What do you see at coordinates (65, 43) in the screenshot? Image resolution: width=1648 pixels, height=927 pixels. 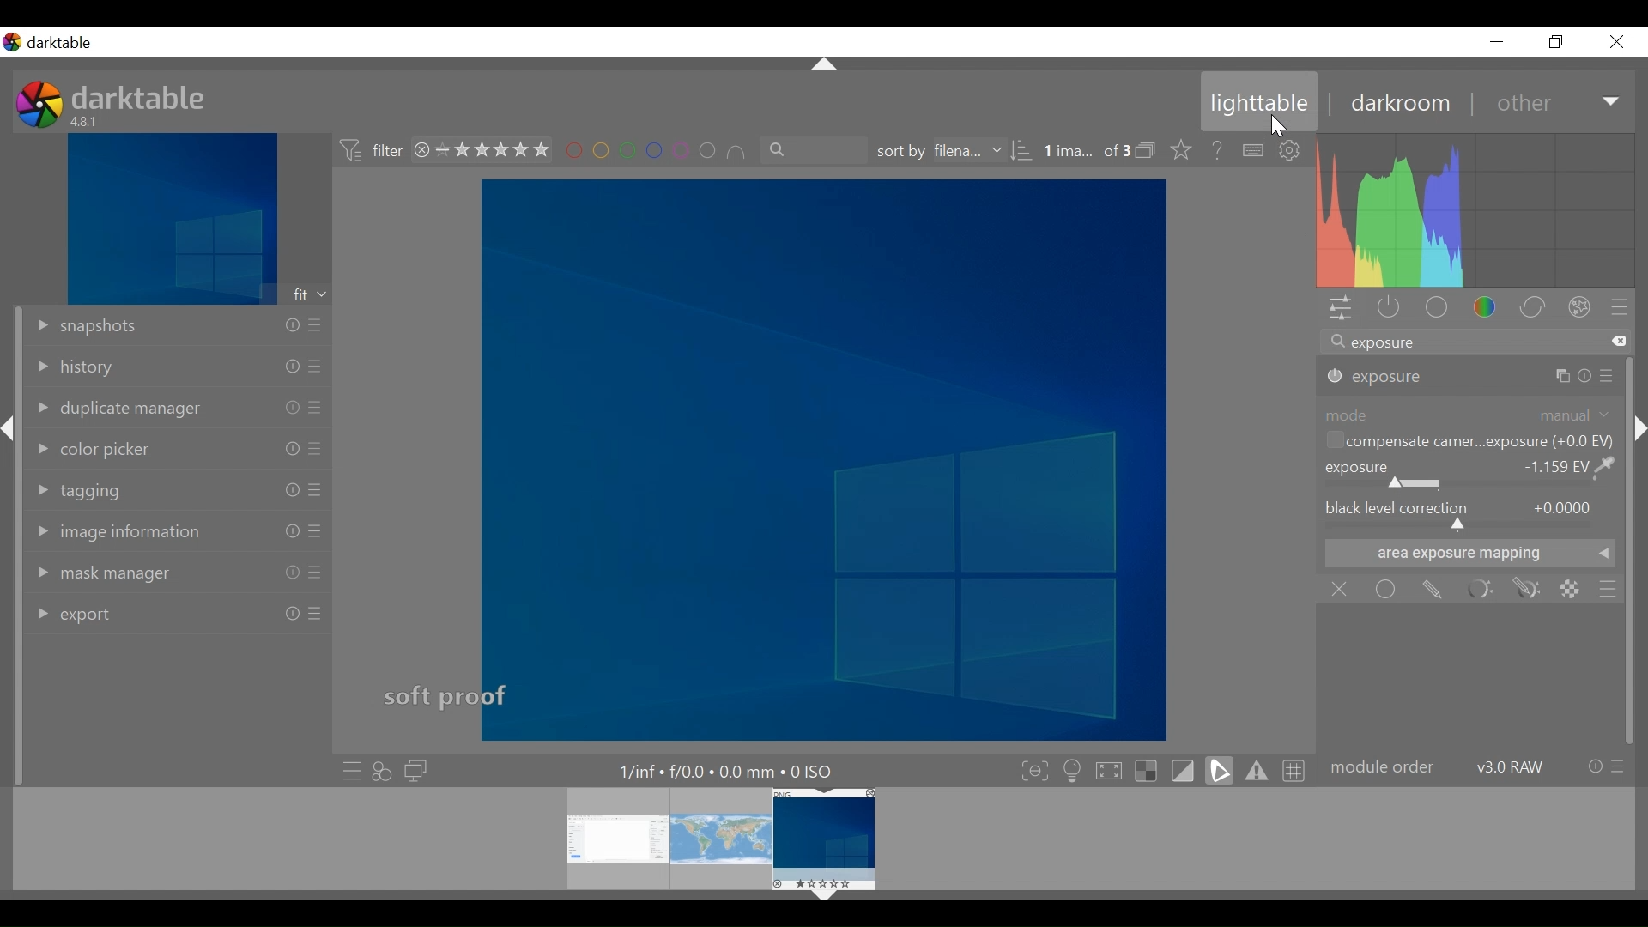 I see `darktable` at bounding box center [65, 43].